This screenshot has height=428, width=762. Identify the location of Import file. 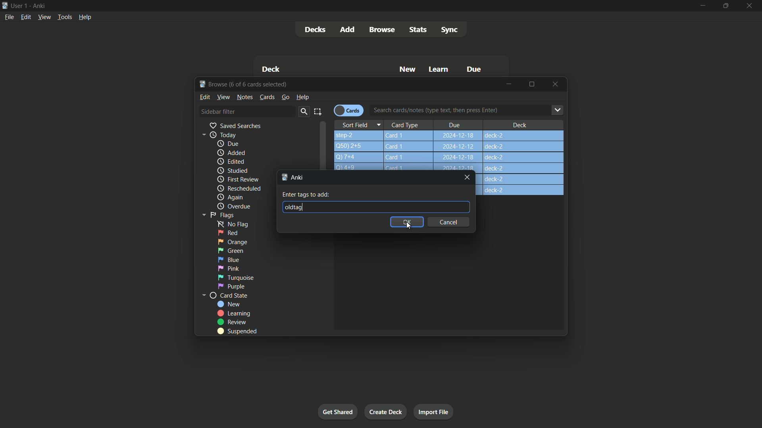
(434, 412).